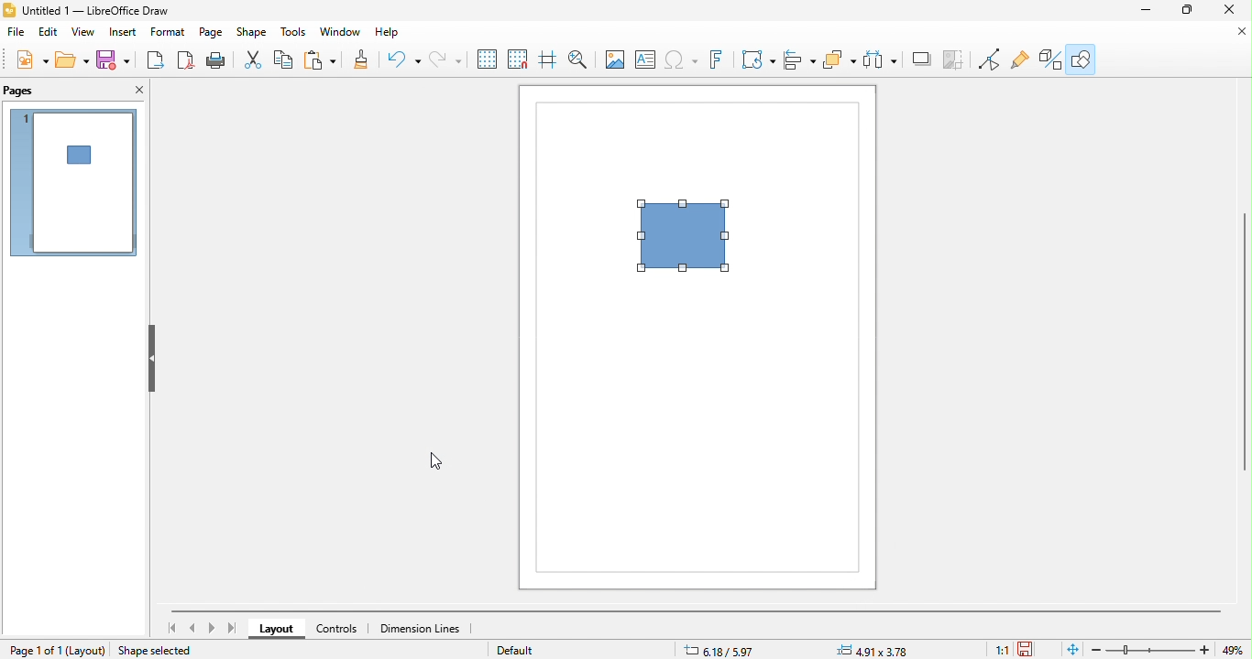  I want to click on page 1 of 1, so click(35, 650).